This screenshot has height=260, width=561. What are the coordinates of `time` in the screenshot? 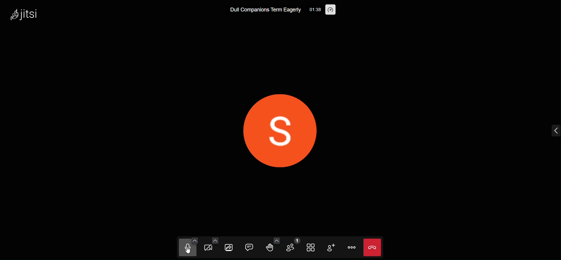 It's located at (315, 10).